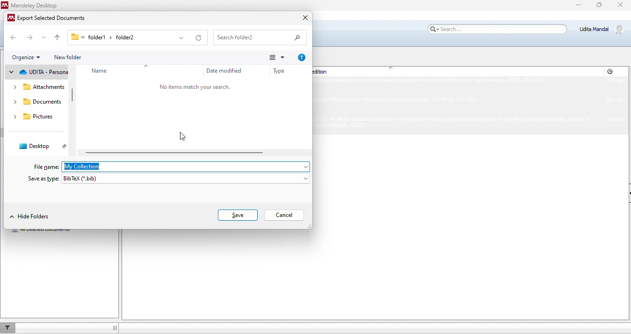 The image size is (631, 334). I want to click on save, so click(236, 215).